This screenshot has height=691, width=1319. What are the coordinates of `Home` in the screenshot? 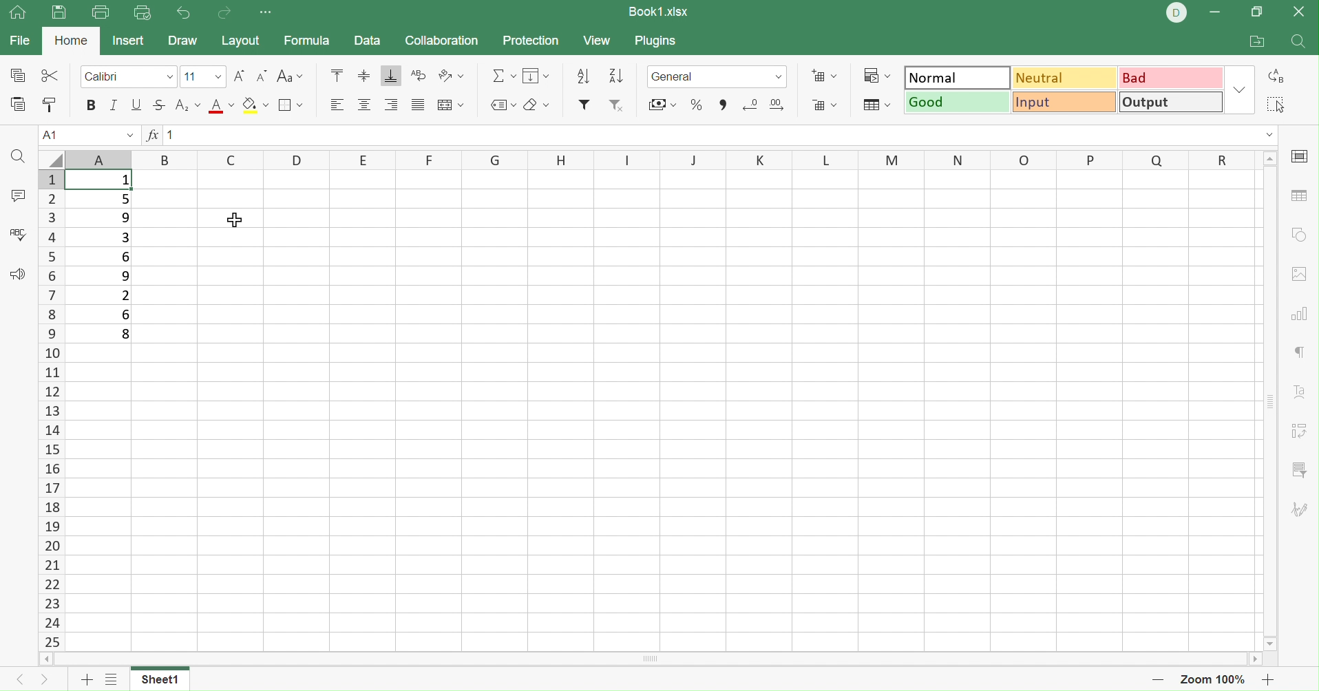 It's located at (73, 39).